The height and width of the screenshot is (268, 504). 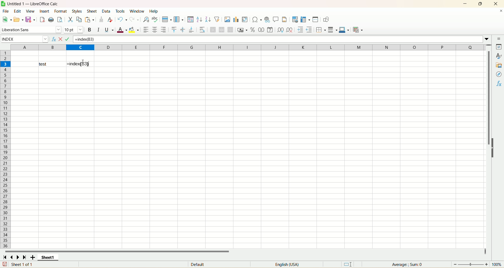 I want to click on add sheet, so click(x=33, y=257).